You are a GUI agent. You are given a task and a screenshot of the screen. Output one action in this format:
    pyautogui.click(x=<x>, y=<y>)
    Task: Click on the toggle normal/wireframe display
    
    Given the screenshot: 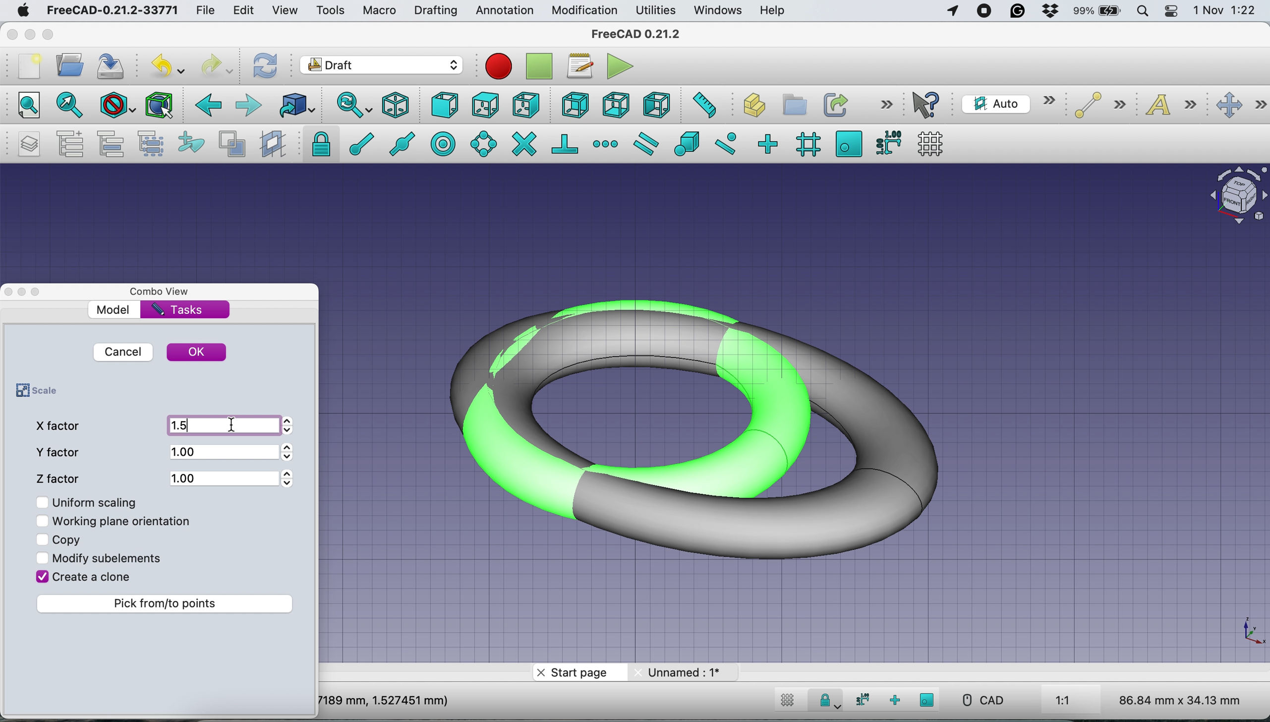 What is the action you would take?
    pyautogui.click(x=231, y=144)
    